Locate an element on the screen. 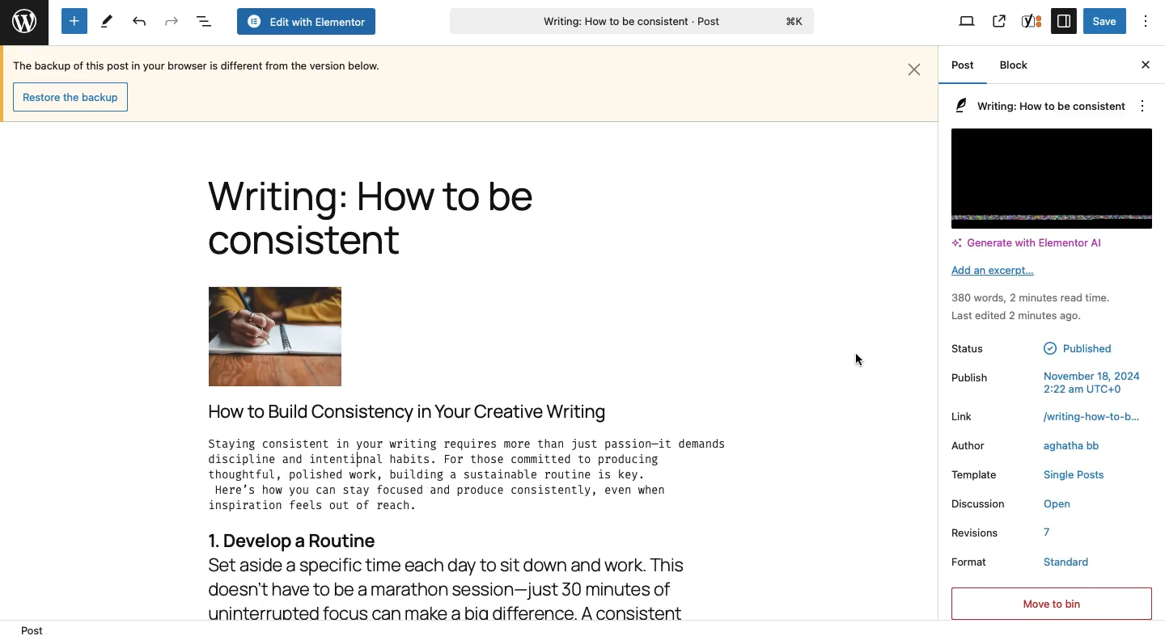 Image resolution: width=1165 pixels, height=640 pixels. Status Published is located at coordinates (1049, 347).